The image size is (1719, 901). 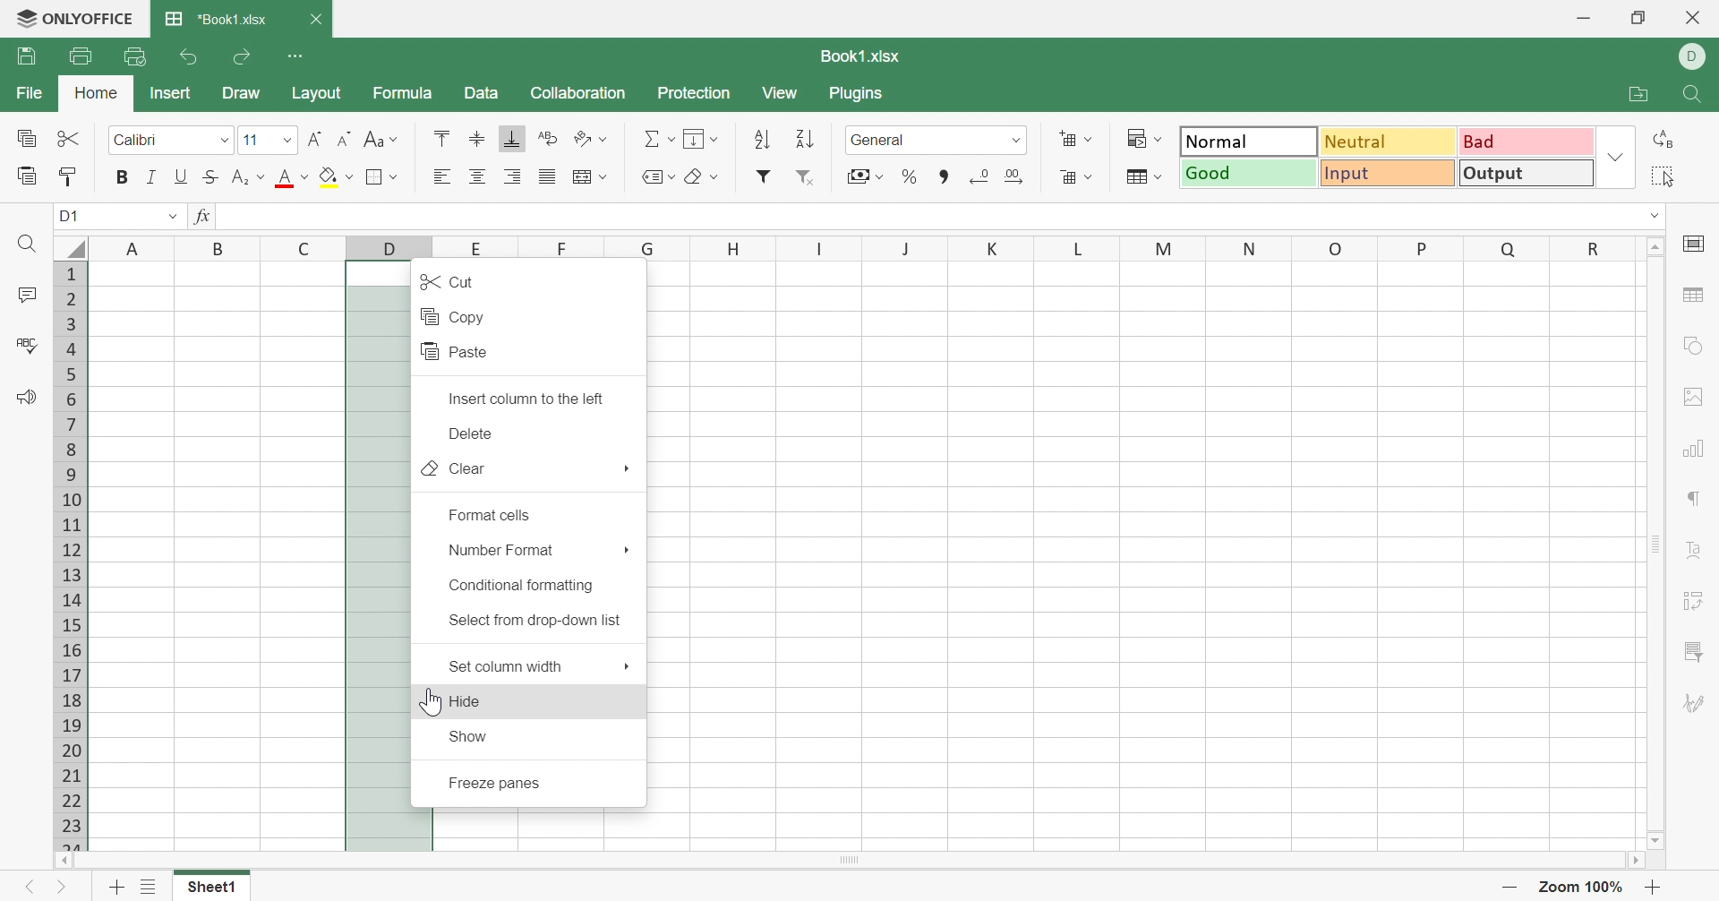 What do you see at coordinates (1061, 176) in the screenshot?
I see `Delete cells` at bounding box center [1061, 176].